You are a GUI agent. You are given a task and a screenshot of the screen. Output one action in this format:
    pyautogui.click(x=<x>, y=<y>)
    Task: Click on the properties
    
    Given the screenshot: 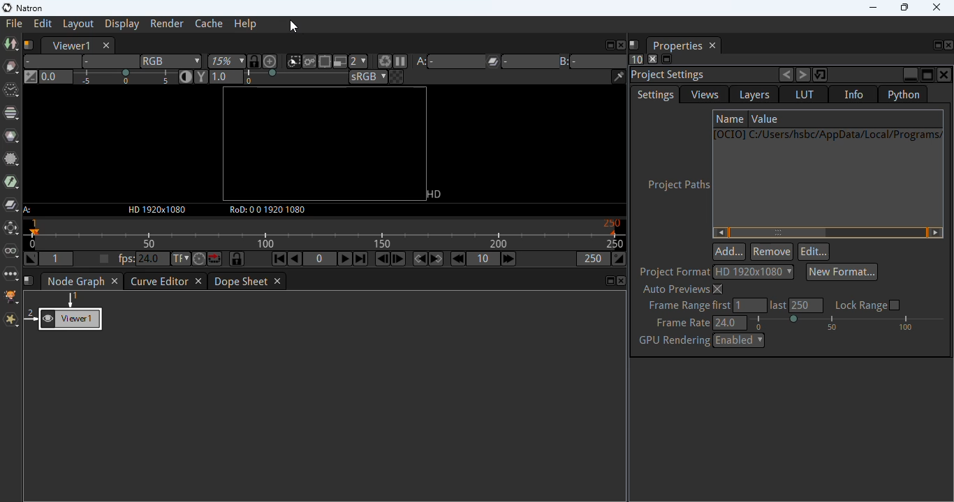 What is the action you would take?
    pyautogui.click(x=677, y=45)
    